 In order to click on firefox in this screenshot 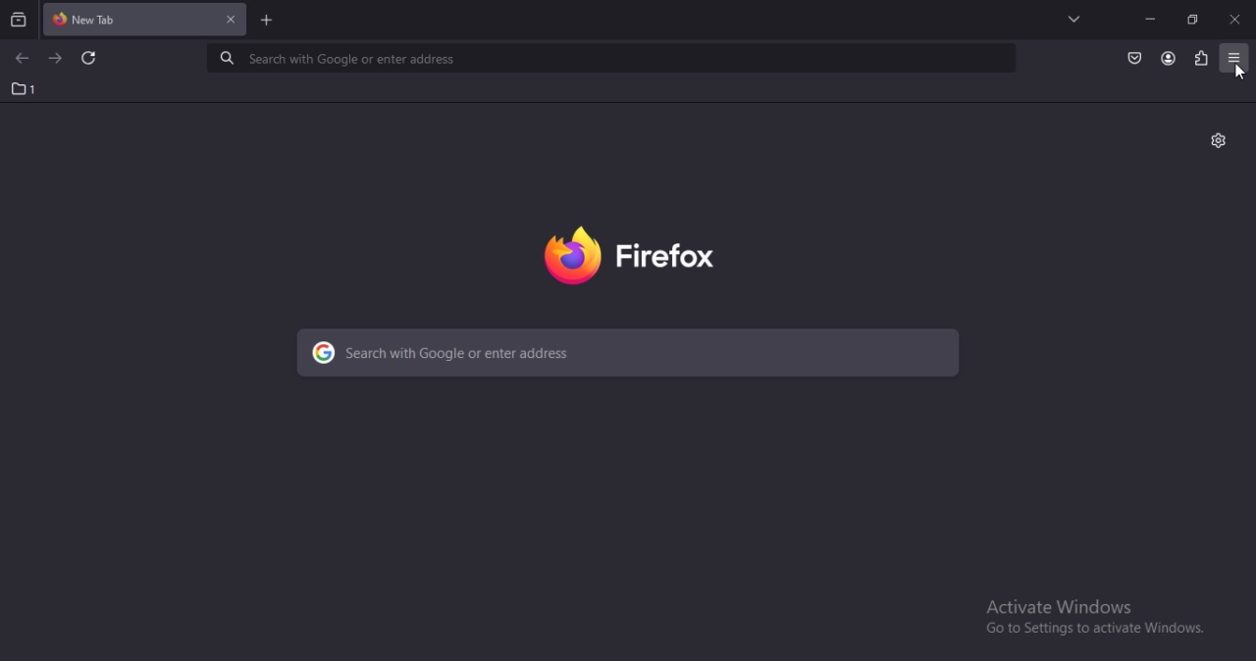, I will do `click(630, 256)`.